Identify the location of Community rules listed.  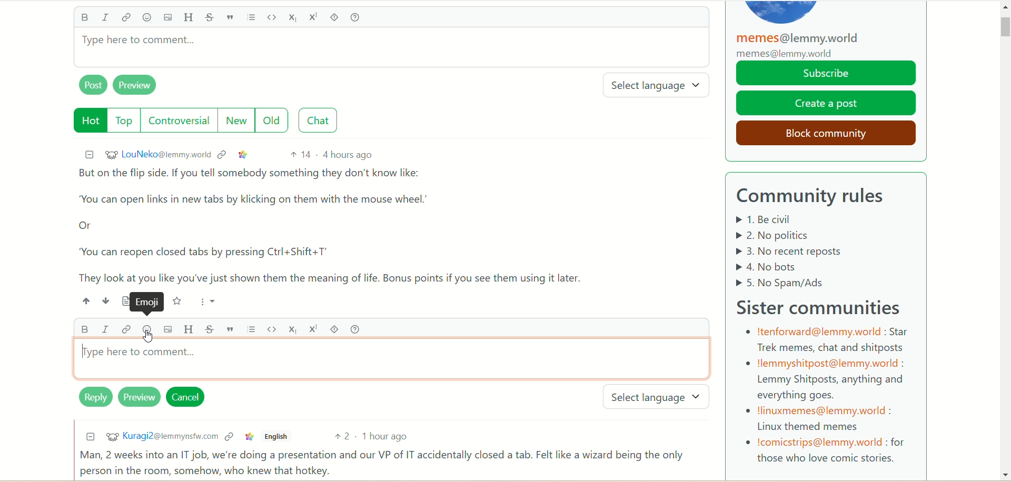
(811, 251).